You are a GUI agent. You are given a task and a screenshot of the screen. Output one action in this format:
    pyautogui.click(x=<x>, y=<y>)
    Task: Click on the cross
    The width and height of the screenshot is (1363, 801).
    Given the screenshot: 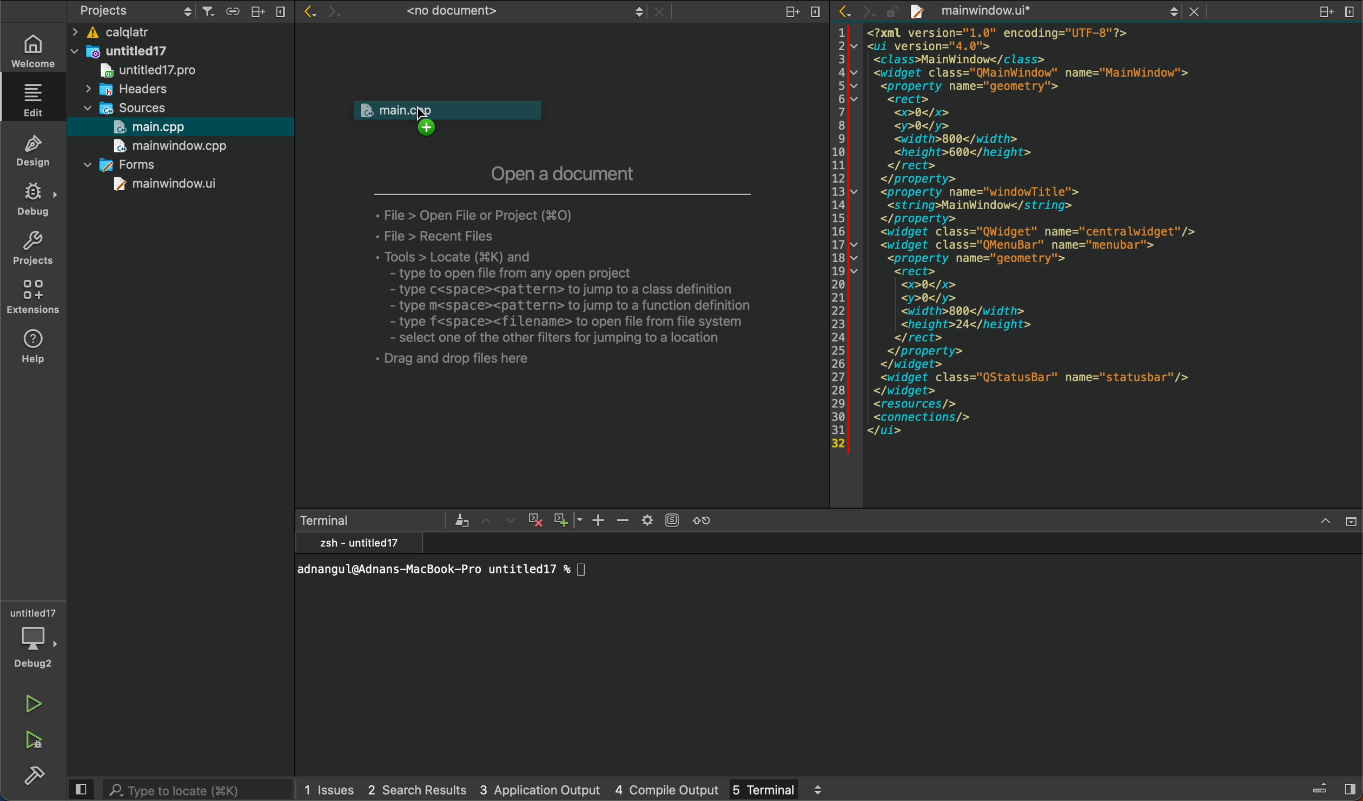 What is the action you would take?
    pyautogui.click(x=533, y=520)
    